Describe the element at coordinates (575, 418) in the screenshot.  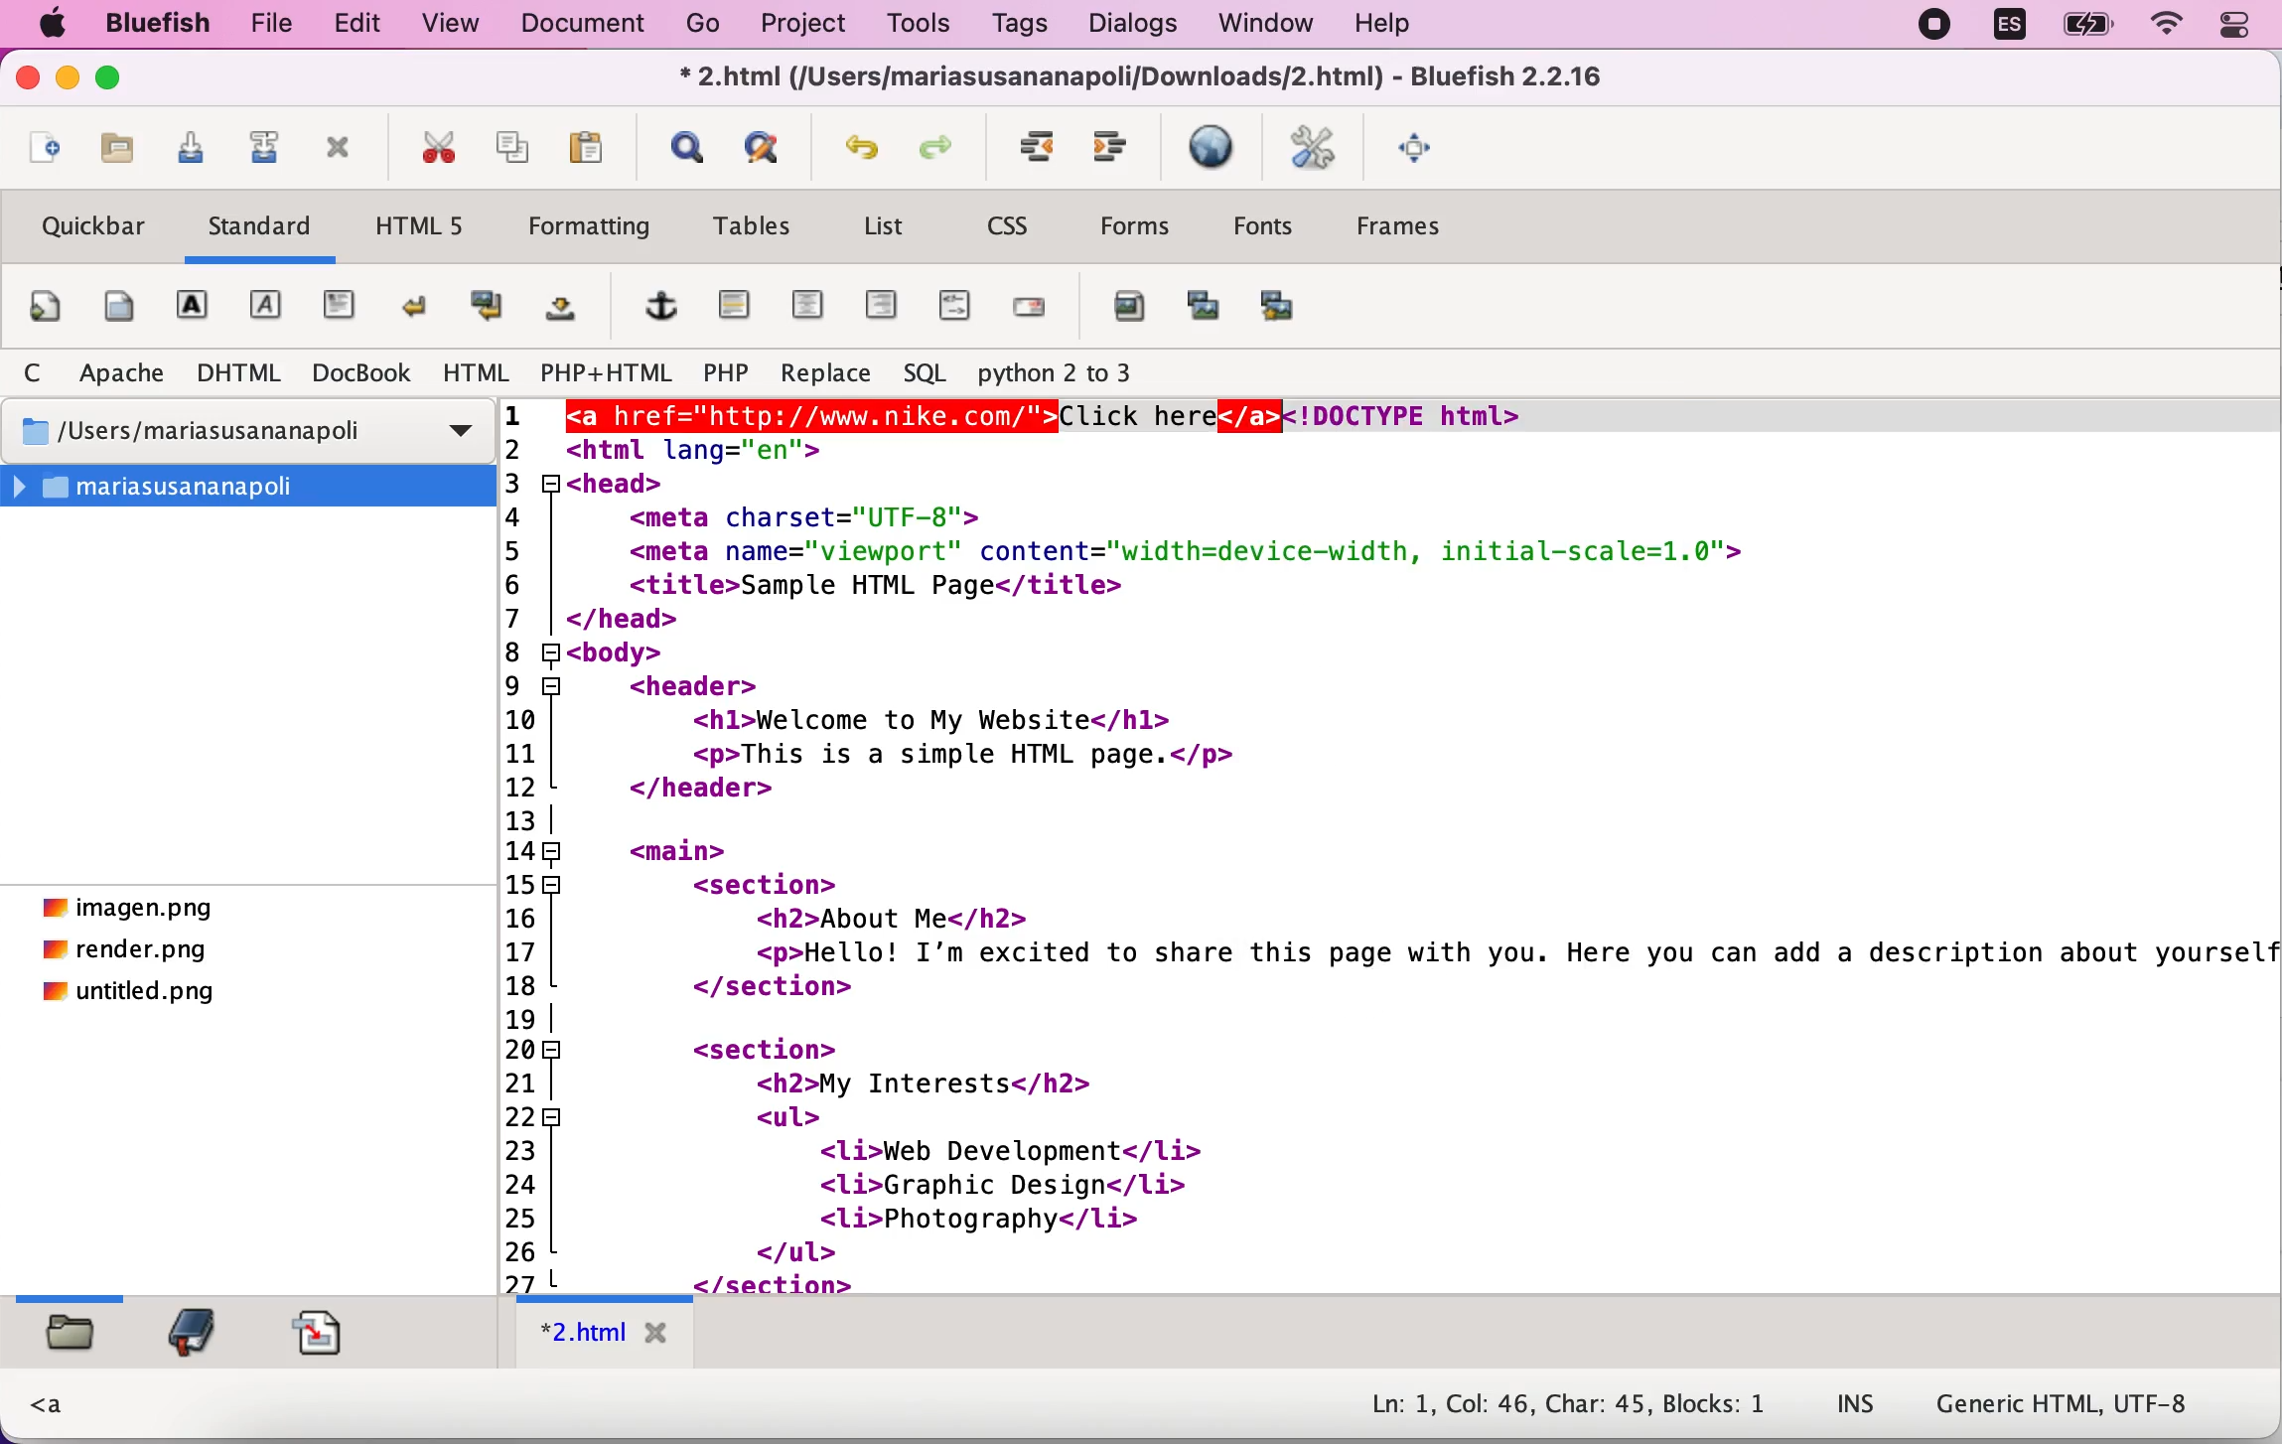
I see `cursor` at that location.